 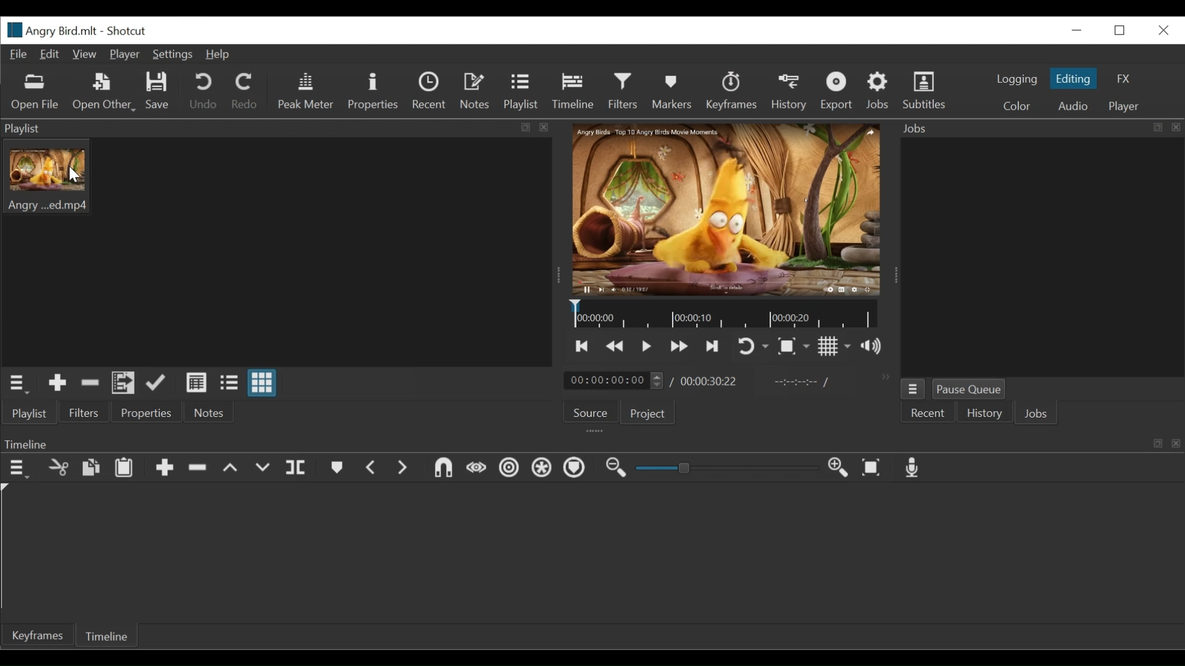 What do you see at coordinates (838, 469) in the screenshot?
I see `Zoom timeline in` at bounding box center [838, 469].